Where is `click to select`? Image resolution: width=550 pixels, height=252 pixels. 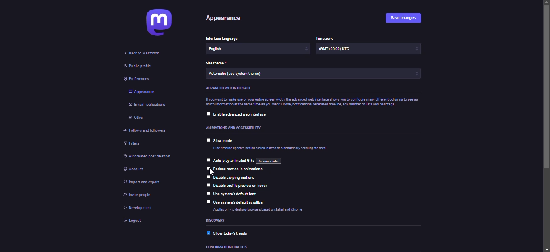
click to select is located at coordinates (208, 114).